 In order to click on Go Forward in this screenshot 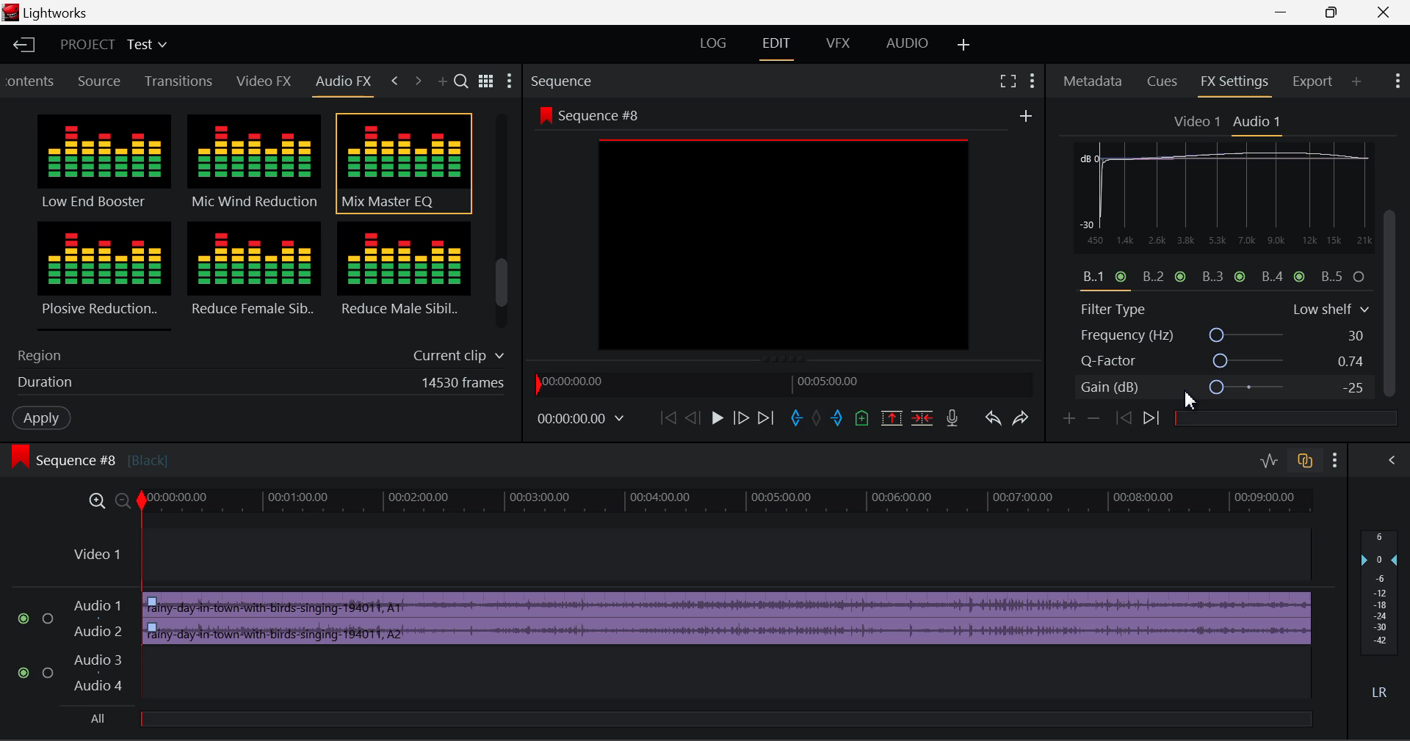, I will do `click(740, 419)`.